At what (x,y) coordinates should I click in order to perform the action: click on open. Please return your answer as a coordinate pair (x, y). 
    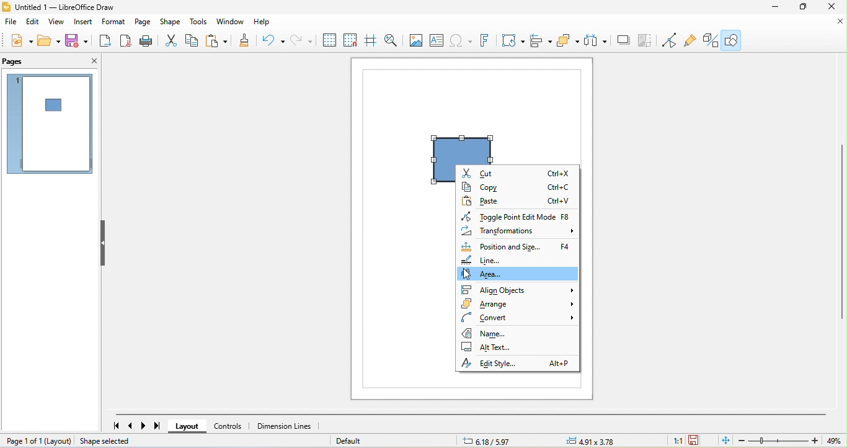
    Looking at the image, I should click on (51, 40).